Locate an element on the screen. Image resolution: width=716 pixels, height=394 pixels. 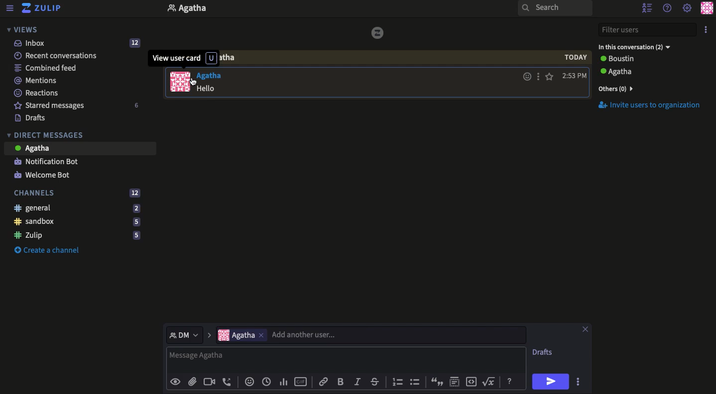
Direct messages is located at coordinates (48, 134).